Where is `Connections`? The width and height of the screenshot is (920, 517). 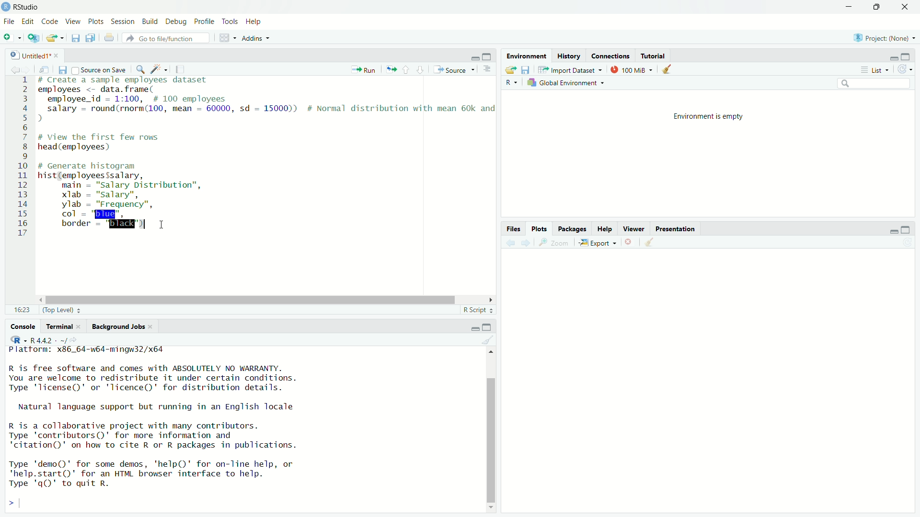
Connections is located at coordinates (611, 56).